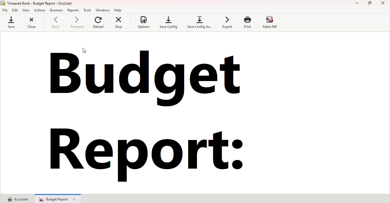  What do you see at coordinates (384, 5) in the screenshot?
I see `Close` at bounding box center [384, 5].